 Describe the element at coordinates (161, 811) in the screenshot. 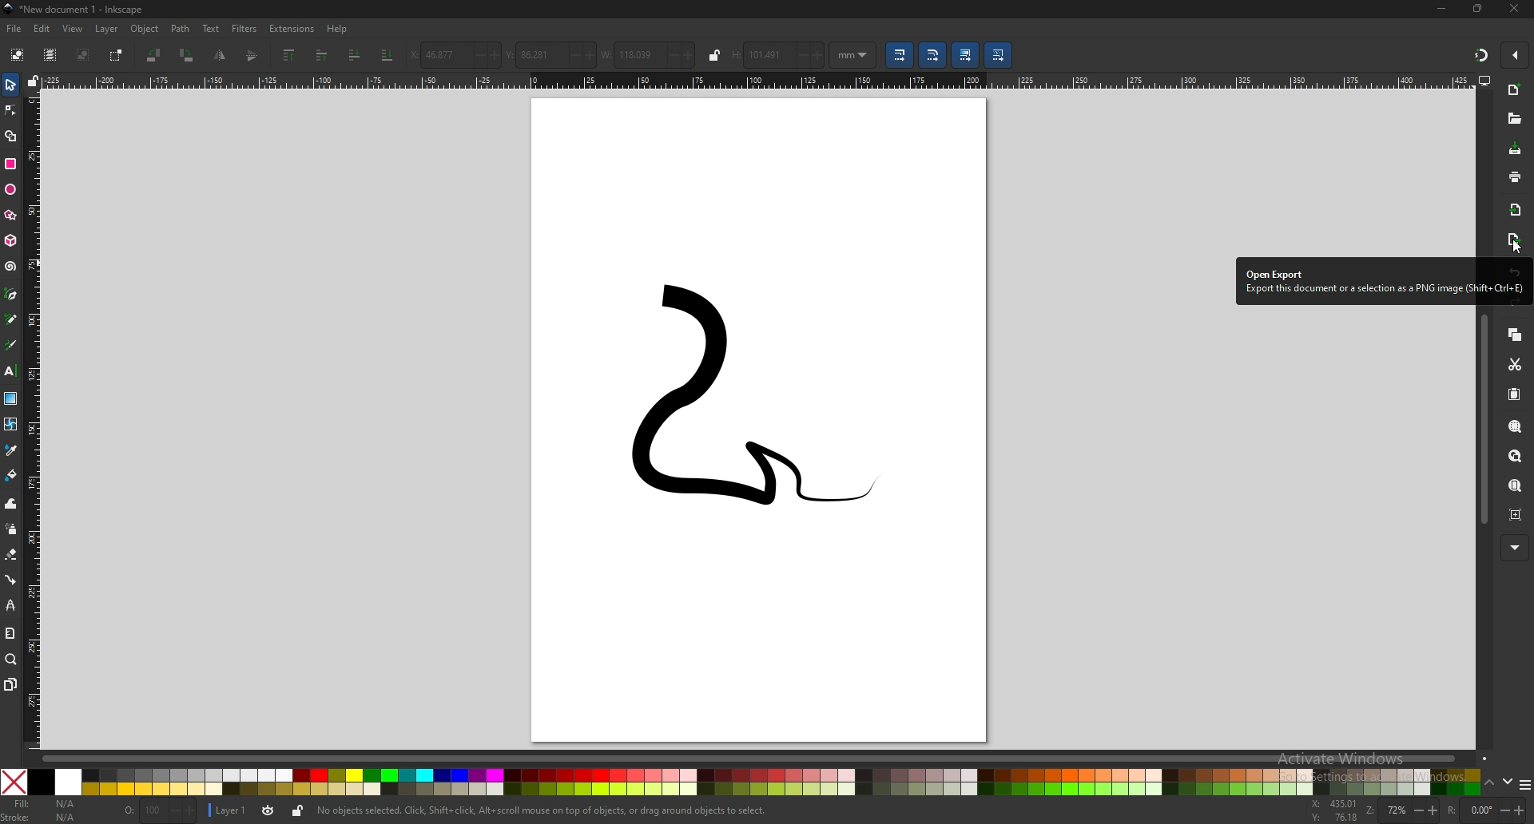

I see `opacity` at that location.